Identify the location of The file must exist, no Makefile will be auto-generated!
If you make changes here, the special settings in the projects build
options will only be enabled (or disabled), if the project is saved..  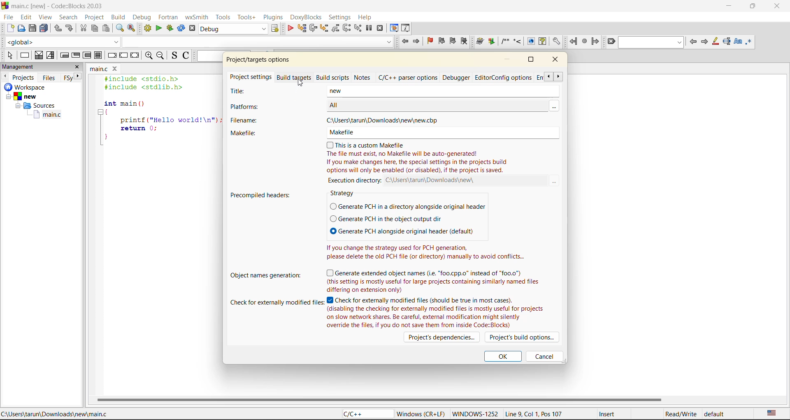
(421, 162).